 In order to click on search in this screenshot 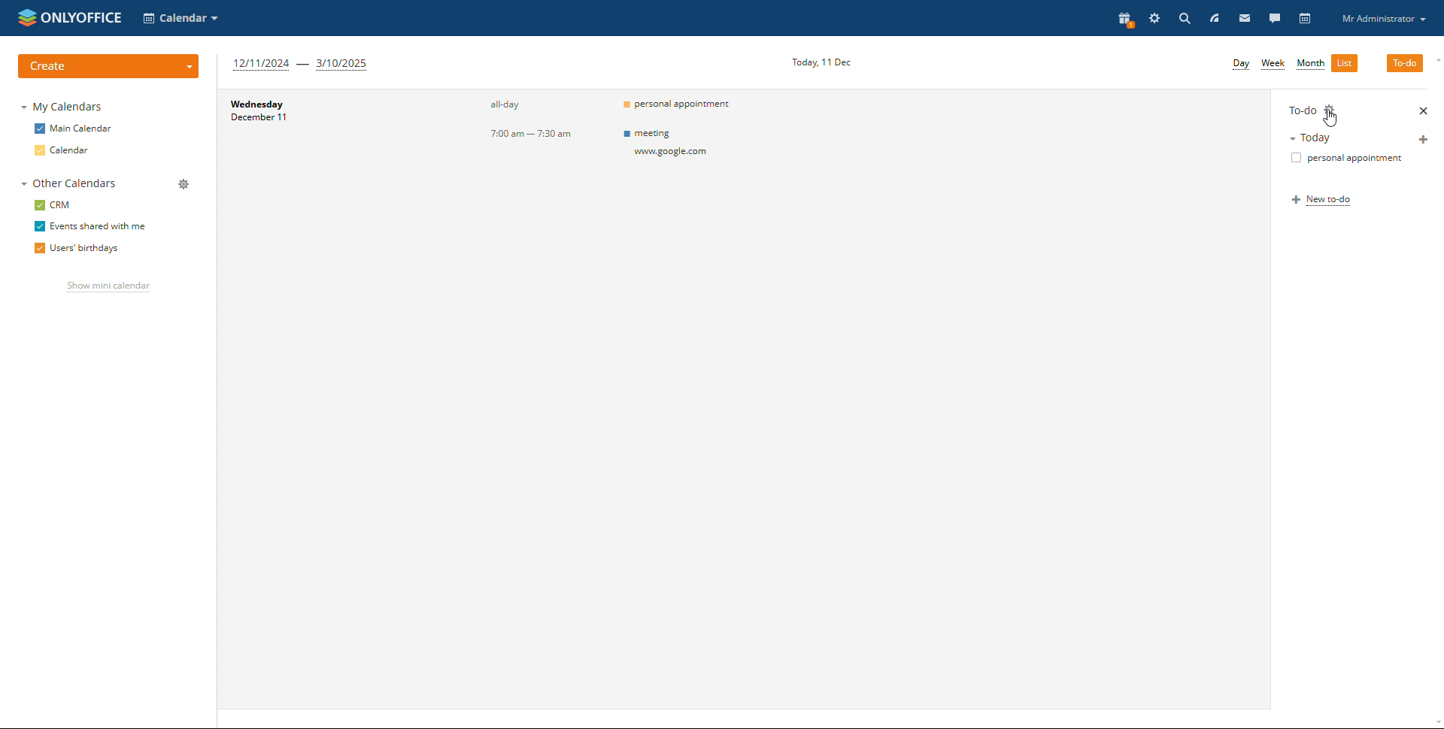, I will do `click(1185, 19)`.